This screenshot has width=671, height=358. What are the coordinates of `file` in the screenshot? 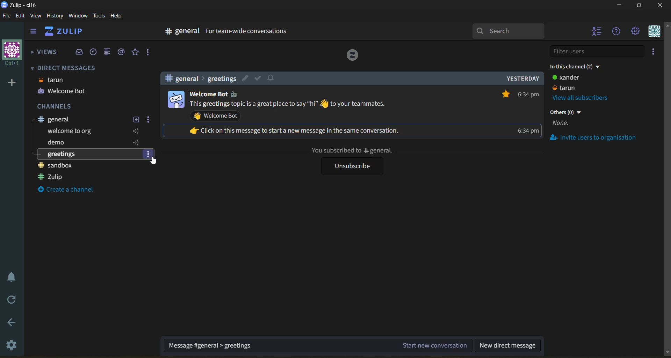 It's located at (7, 16).